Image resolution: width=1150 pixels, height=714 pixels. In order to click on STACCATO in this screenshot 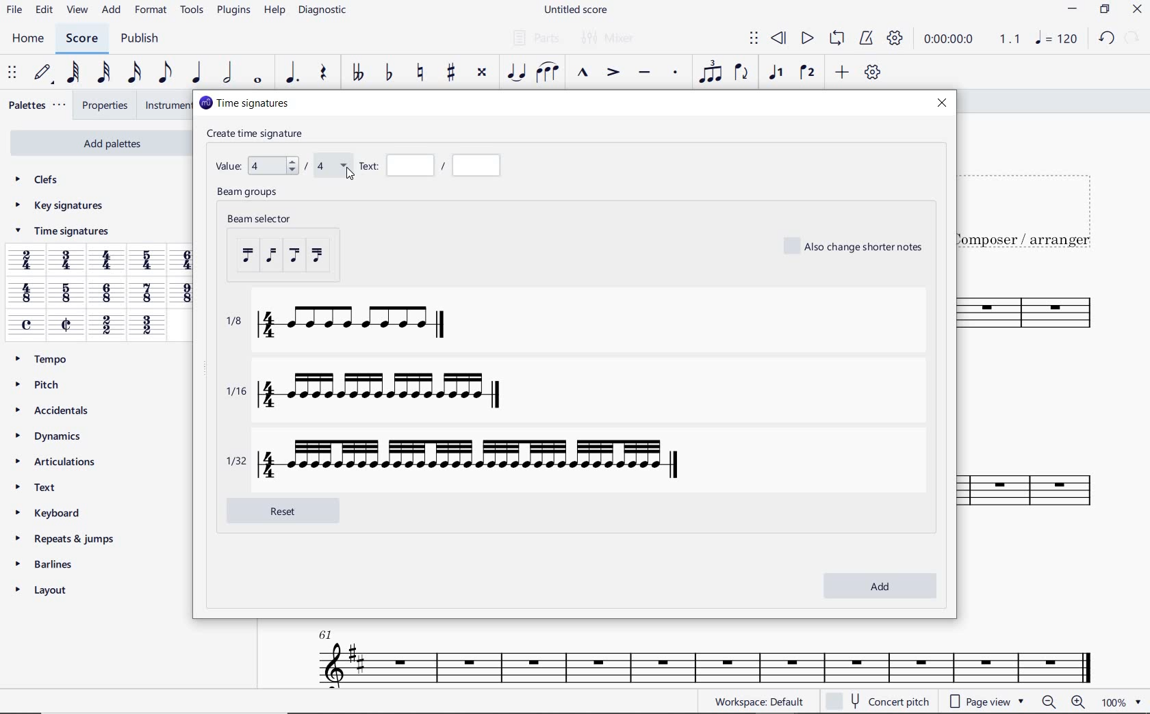, I will do `click(676, 74)`.